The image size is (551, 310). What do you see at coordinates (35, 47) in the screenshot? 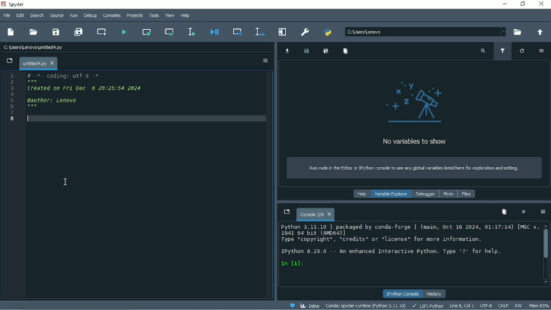
I see `file name` at bounding box center [35, 47].